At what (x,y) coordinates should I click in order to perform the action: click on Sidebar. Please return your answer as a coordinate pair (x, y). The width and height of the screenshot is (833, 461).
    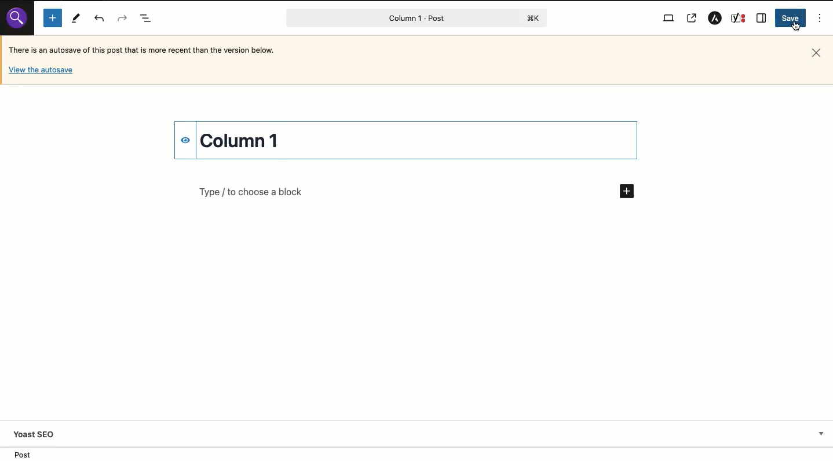
    Looking at the image, I should click on (762, 19).